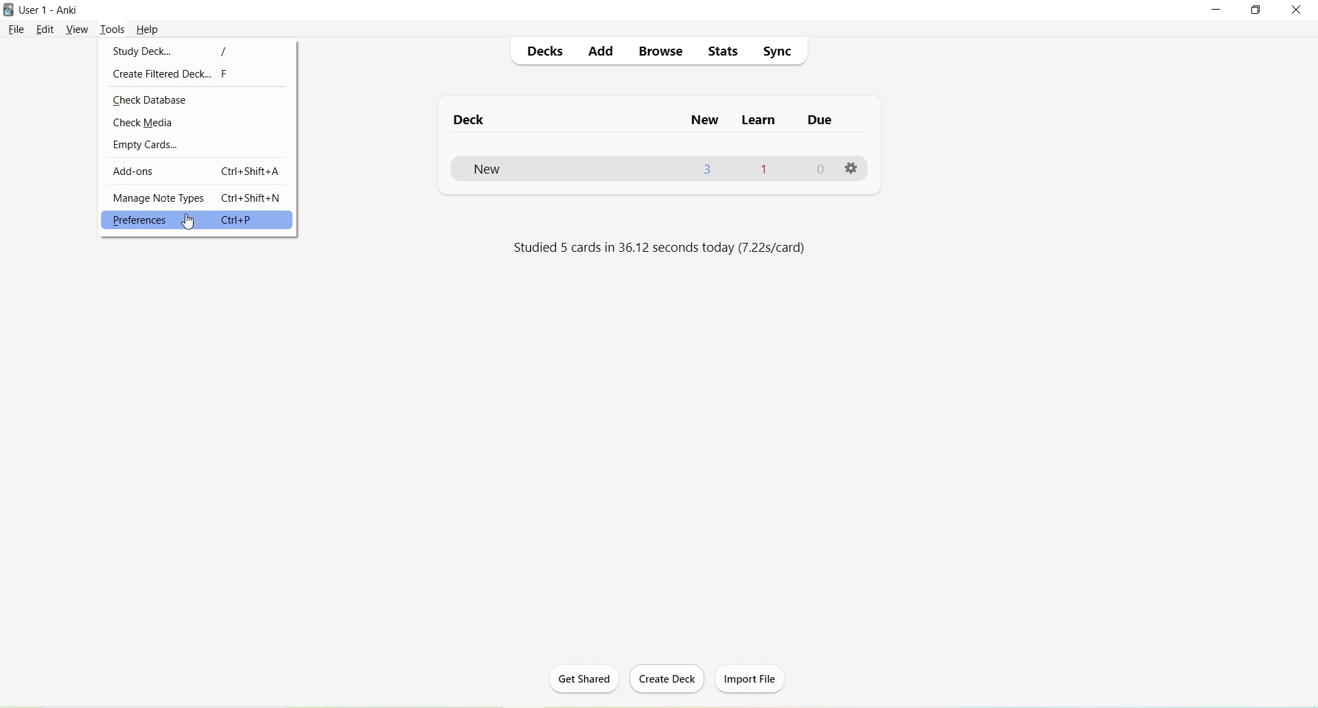 The width and height of the screenshot is (1318, 708). Describe the element at coordinates (227, 76) in the screenshot. I see `F` at that location.